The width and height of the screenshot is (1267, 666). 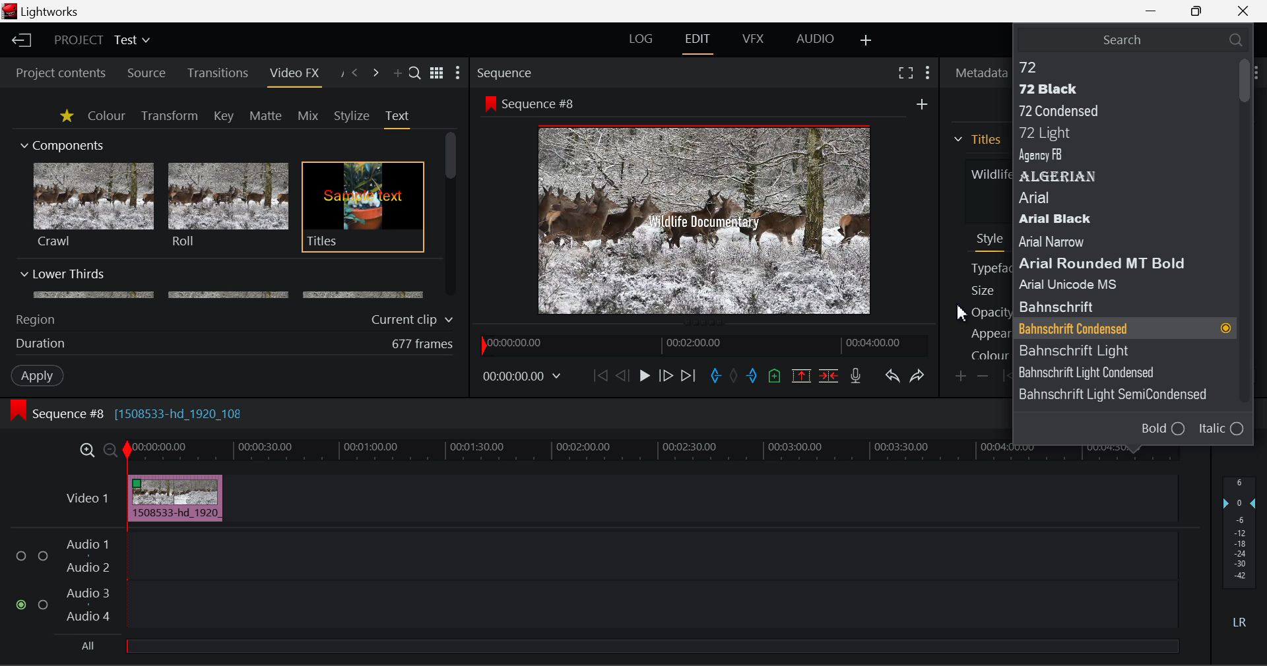 What do you see at coordinates (700, 44) in the screenshot?
I see `EDIT Layout Open` at bounding box center [700, 44].